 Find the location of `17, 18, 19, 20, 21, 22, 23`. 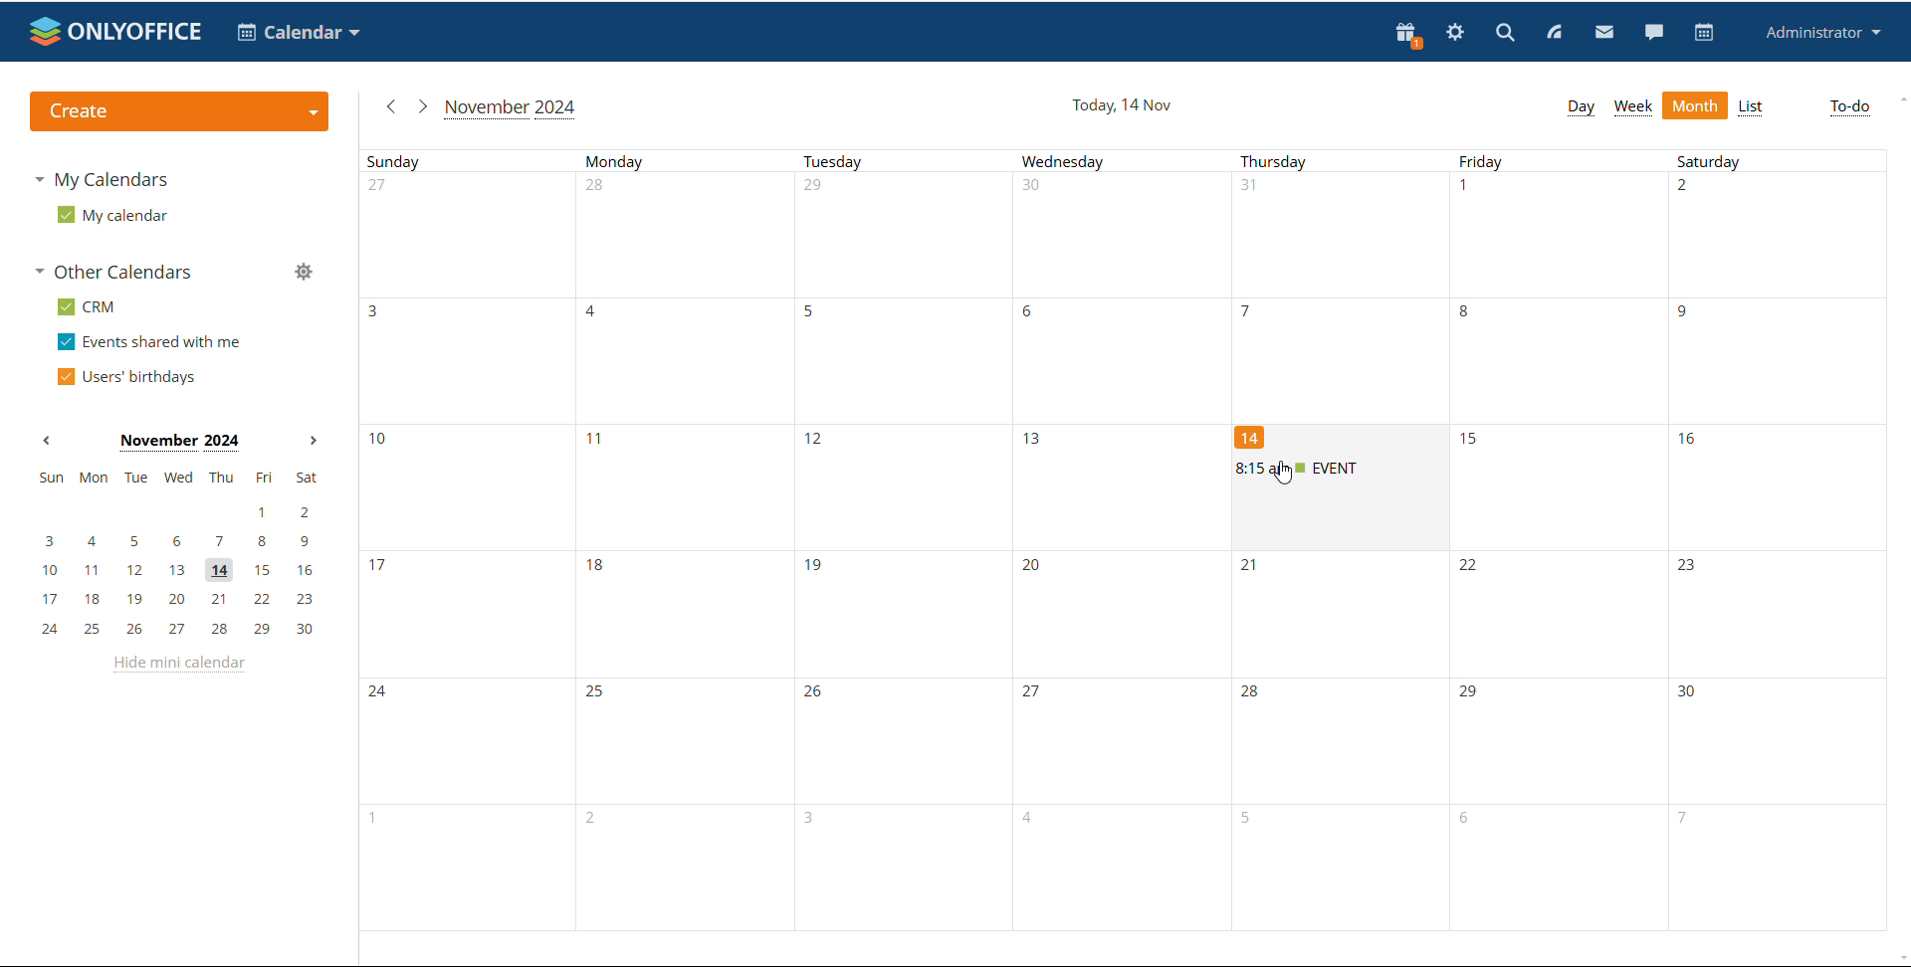

17, 18, 19, 20, 21, 22, 23 is located at coordinates (178, 600).